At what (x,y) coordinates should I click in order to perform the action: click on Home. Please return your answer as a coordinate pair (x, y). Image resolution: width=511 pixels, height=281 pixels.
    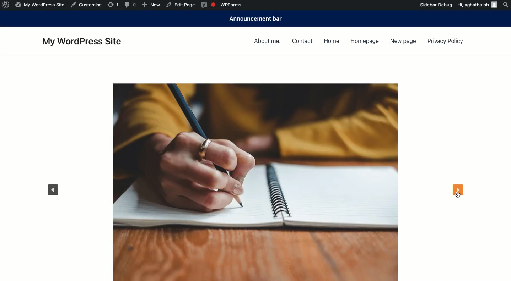
    Looking at the image, I should click on (331, 41).